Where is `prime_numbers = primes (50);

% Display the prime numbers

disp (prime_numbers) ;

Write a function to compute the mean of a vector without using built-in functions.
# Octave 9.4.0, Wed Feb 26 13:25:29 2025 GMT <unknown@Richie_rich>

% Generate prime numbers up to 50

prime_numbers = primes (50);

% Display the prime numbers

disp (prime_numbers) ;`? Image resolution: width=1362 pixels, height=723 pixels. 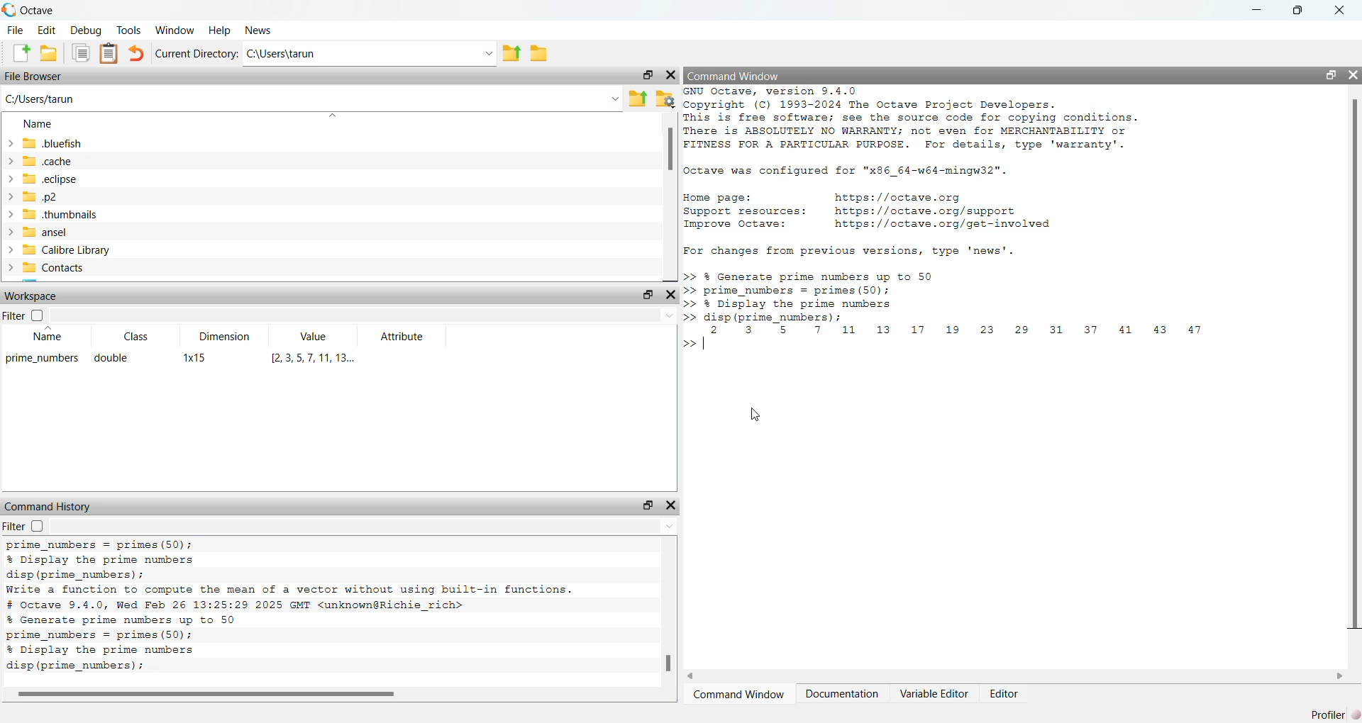
prime_numbers = primes (50);

% Display the prime numbers

disp (prime_numbers) ;

Write a function to compute the mean of a vector without using built-in functions.
# Octave 9.4.0, Wed Feb 26 13:25:29 2025 GMT <unknown@Richie_rich>

% Generate prime numbers up to 50

prime_numbers = primes (50);

% Display the prime numbers

disp (prime_numbers) ; is located at coordinates (291, 608).